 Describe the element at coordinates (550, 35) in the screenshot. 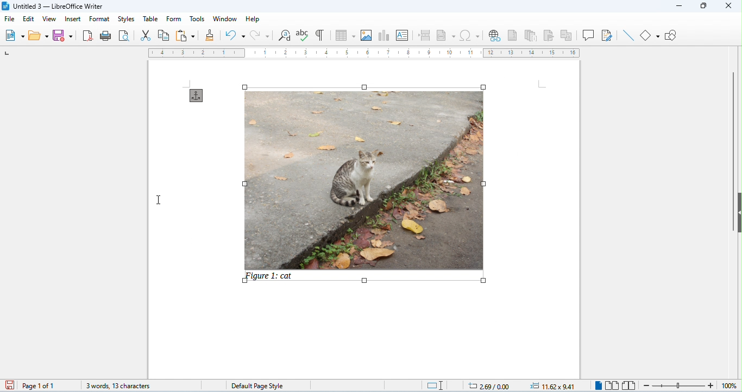

I see `insert bookmark` at that location.